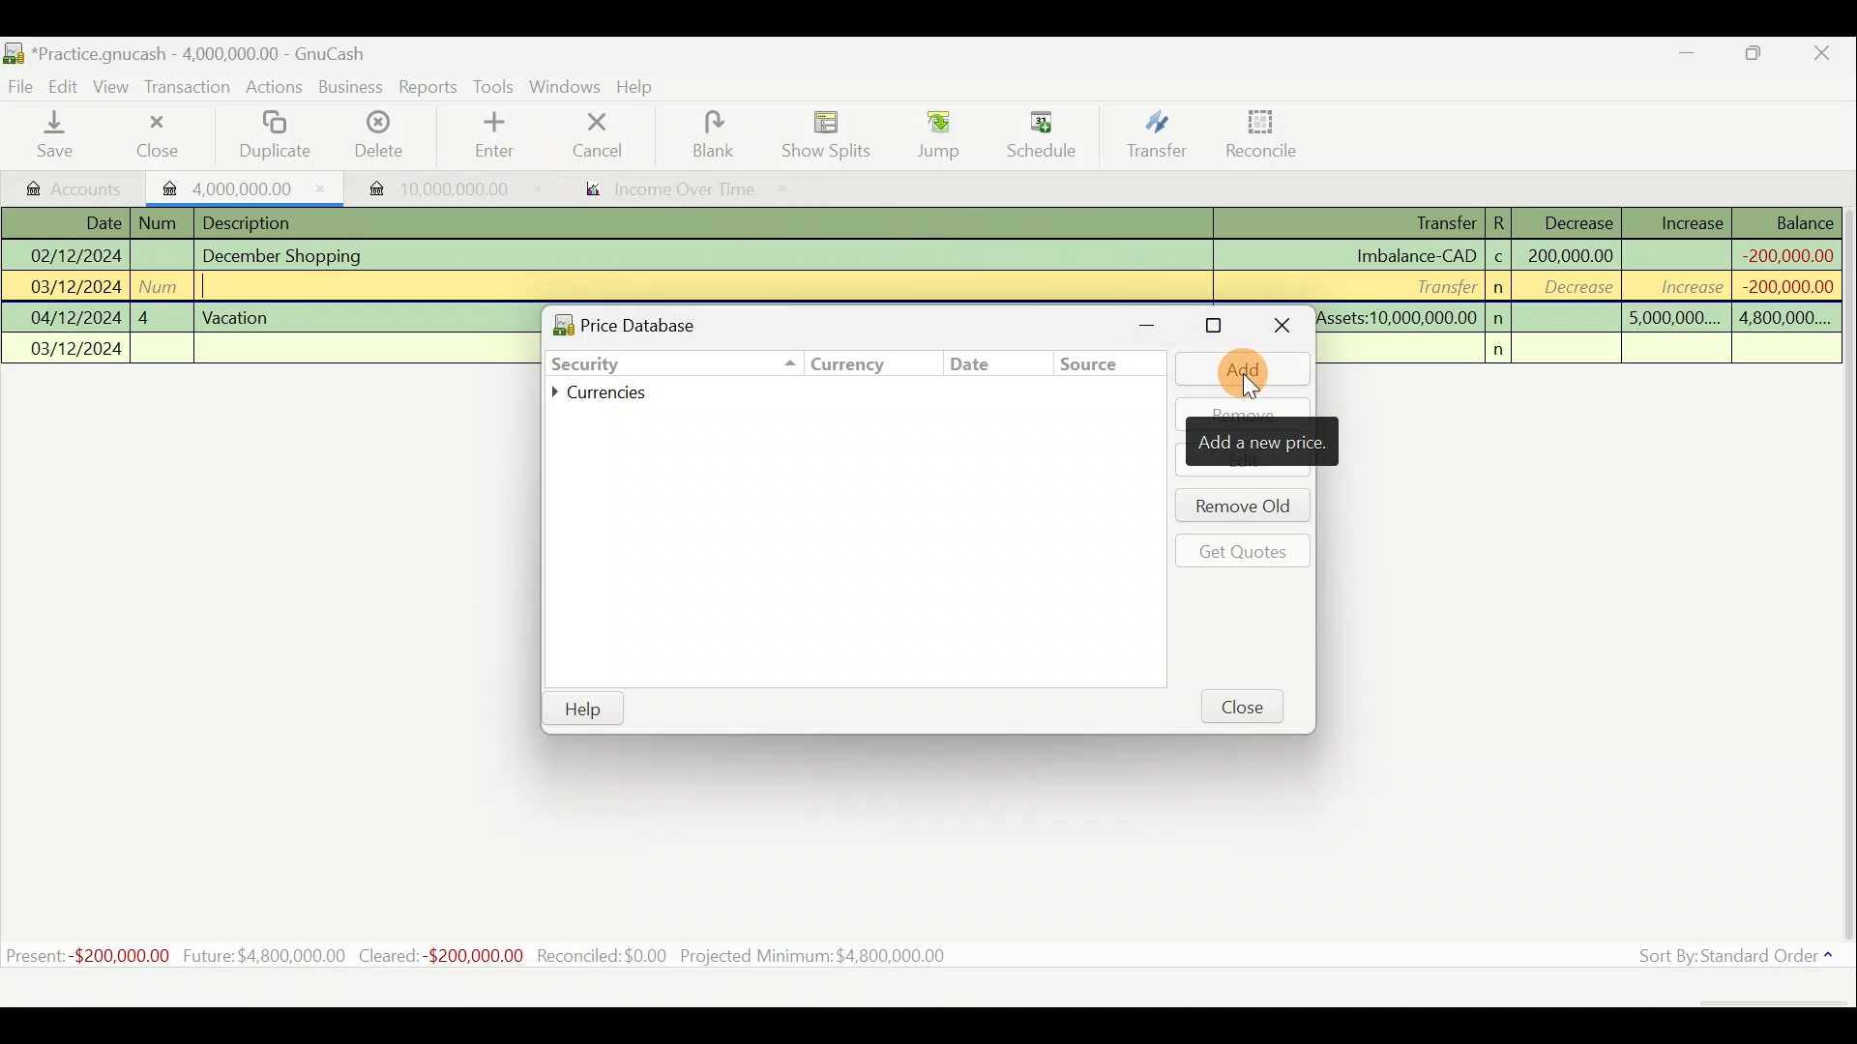 The image size is (1857, 1044). I want to click on Source, so click(1111, 366).